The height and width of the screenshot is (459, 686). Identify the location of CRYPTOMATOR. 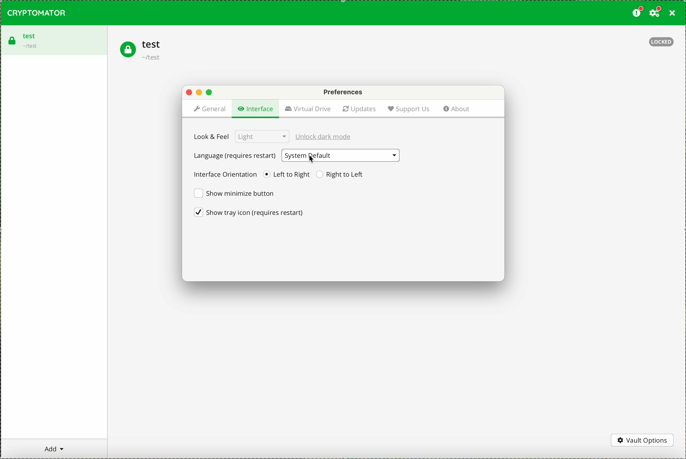
(36, 13).